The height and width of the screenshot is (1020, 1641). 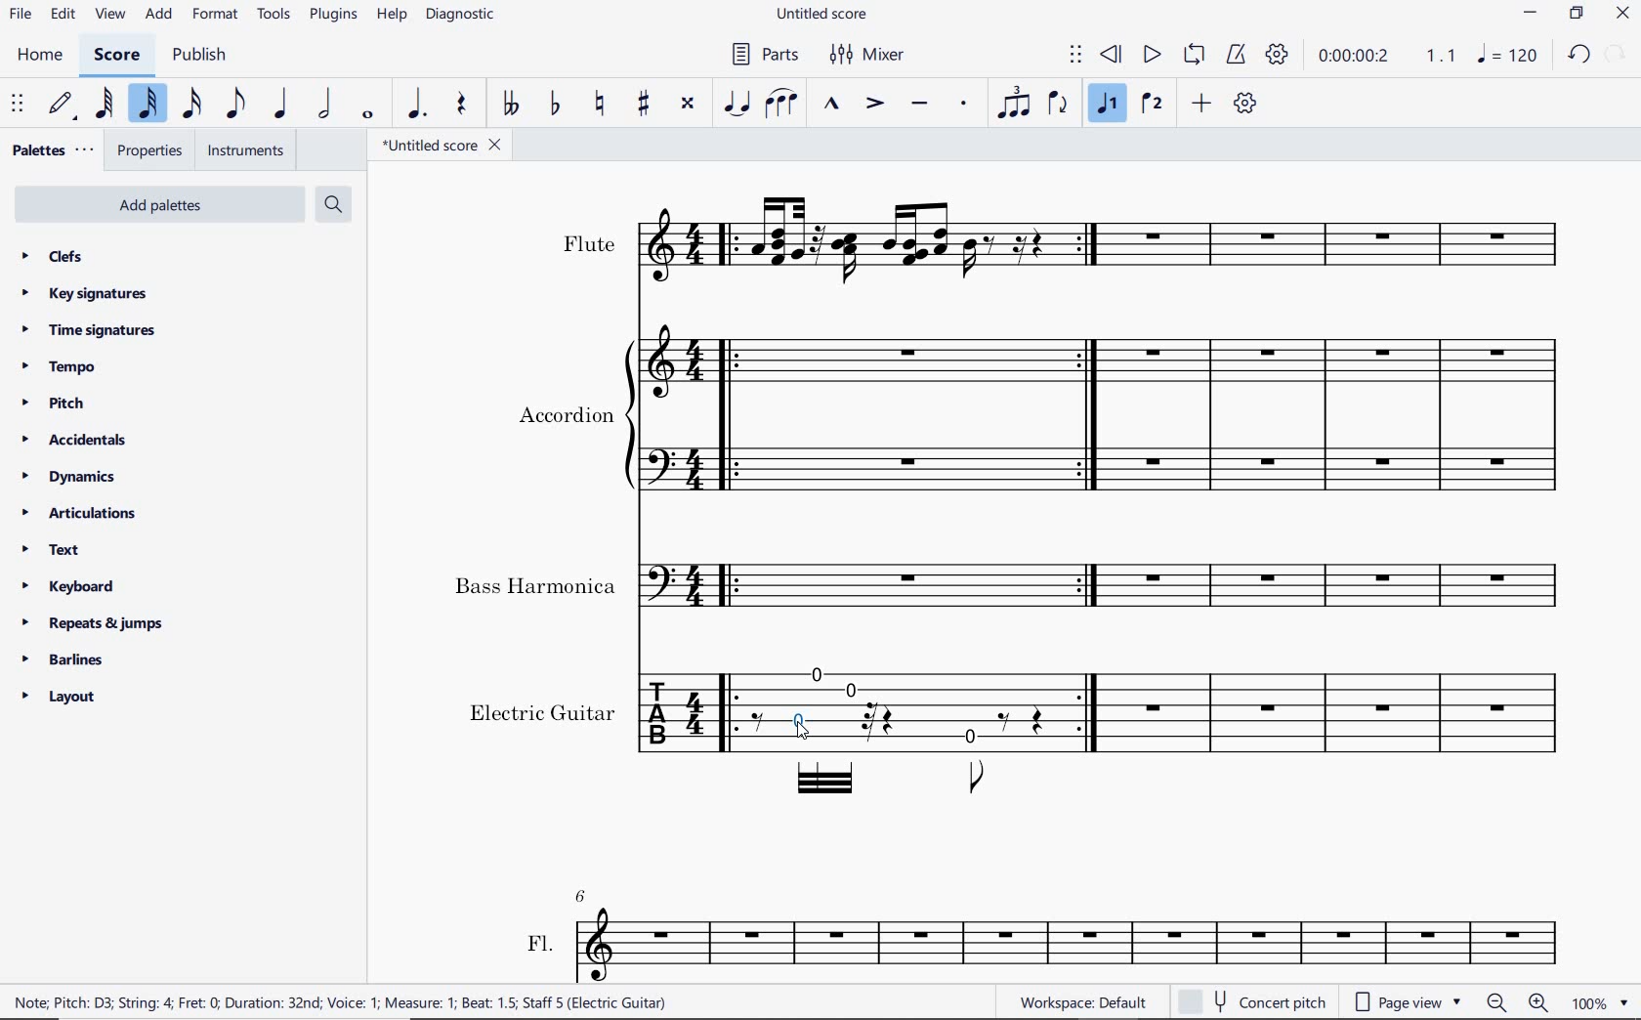 I want to click on concert pitch, so click(x=1251, y=1001).